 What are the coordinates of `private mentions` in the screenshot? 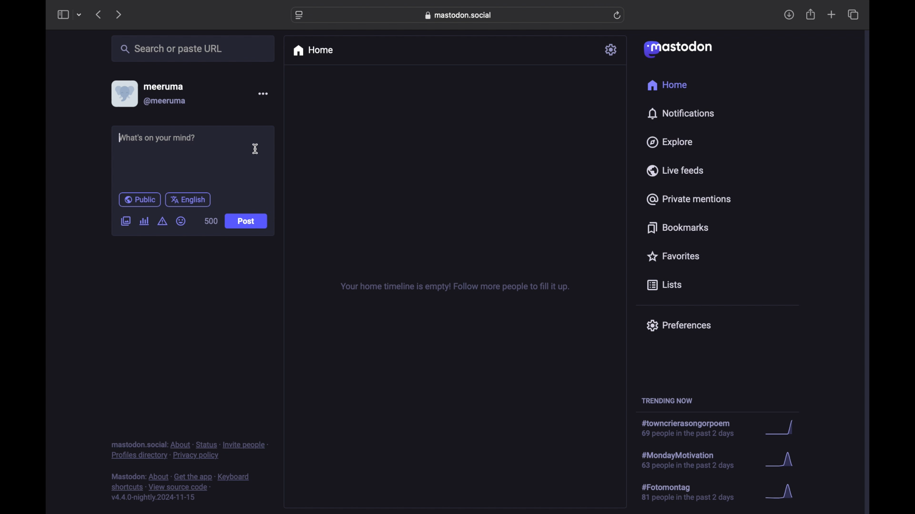 It's located at (689, 199).